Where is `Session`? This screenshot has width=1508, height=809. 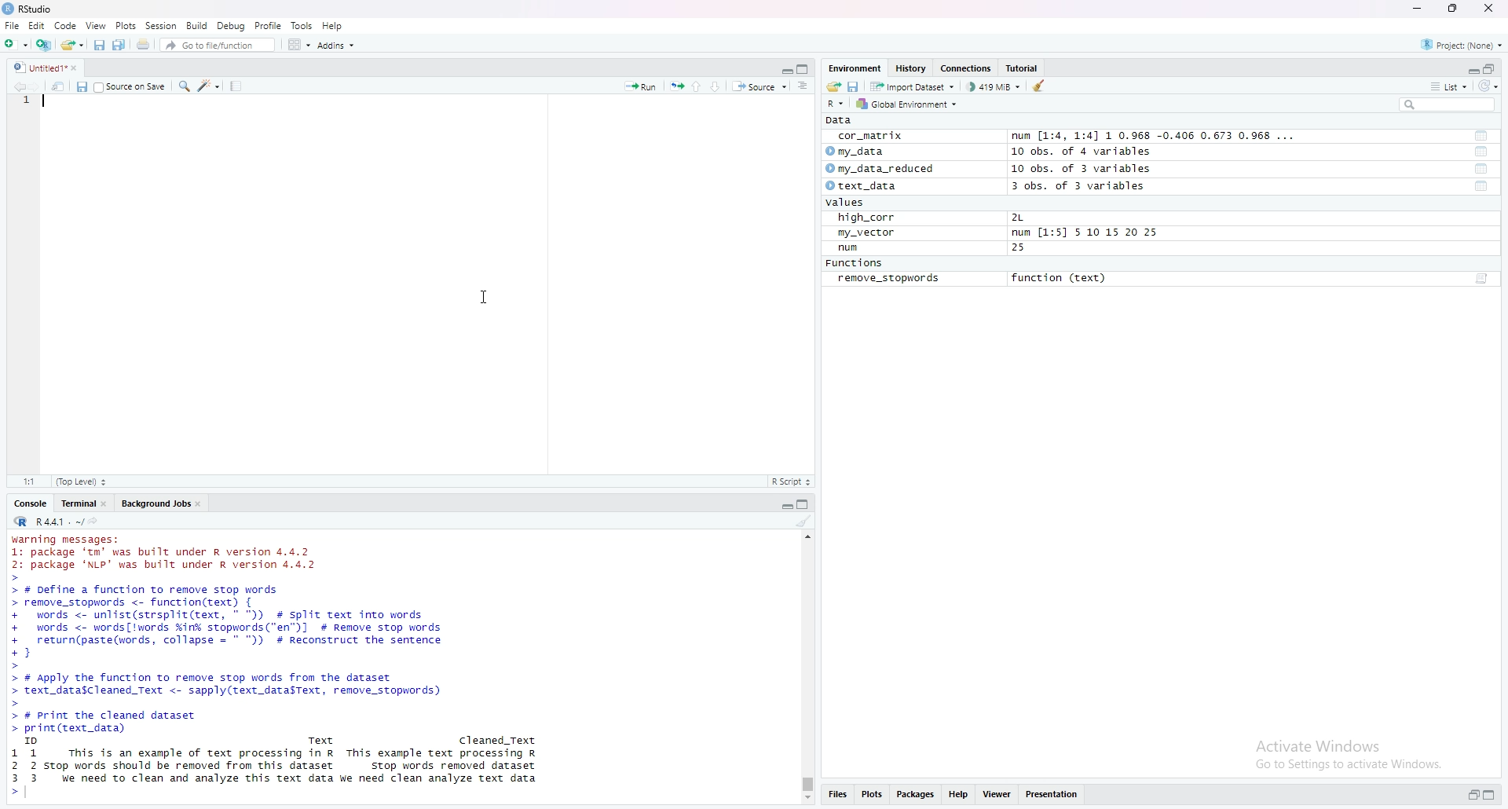 Session is located at coordinates (162, 25).